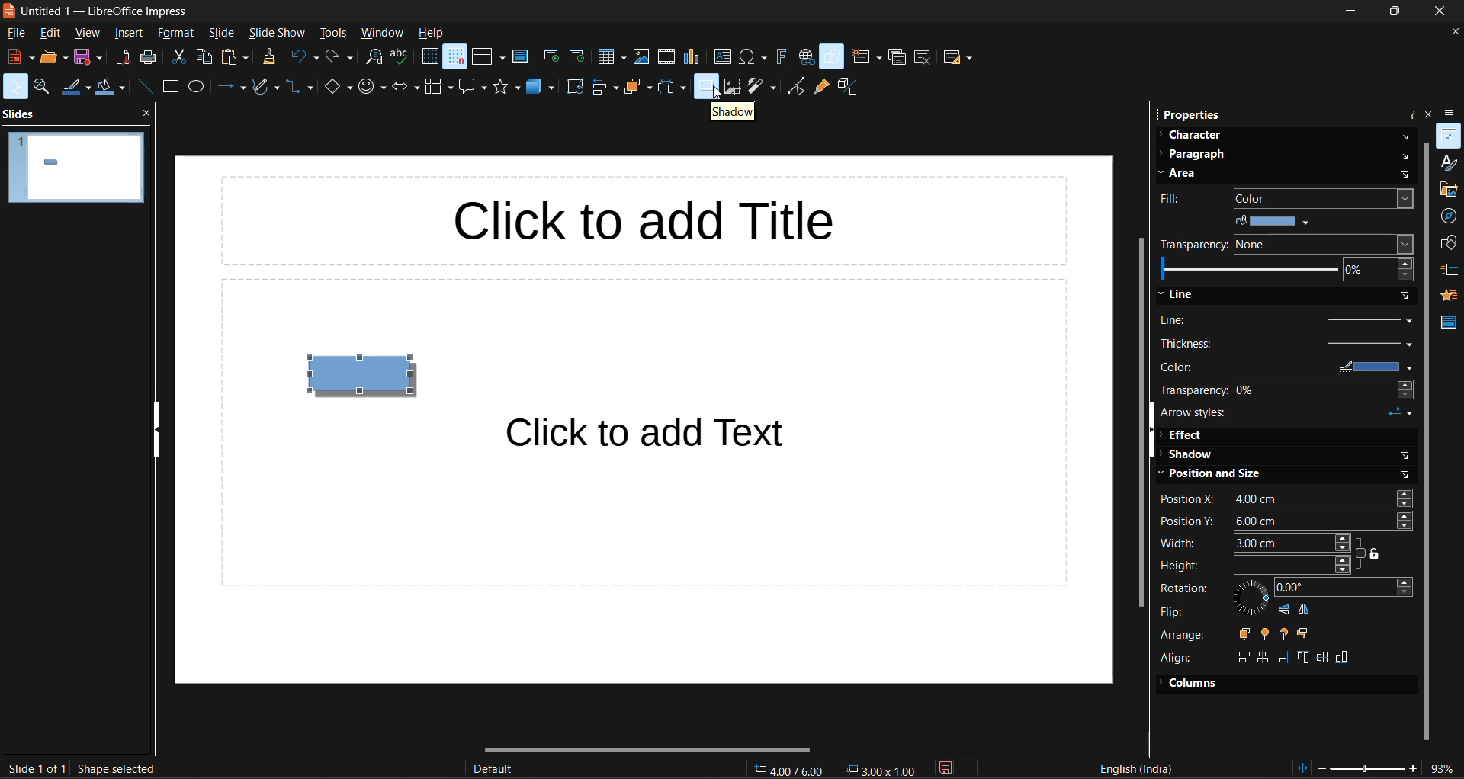 The height and width of the screenshot is (779, 1464). What do you see at coordinates (670, 86) in the screenshot?
I see `distribute` at bounding box center [670, 86].